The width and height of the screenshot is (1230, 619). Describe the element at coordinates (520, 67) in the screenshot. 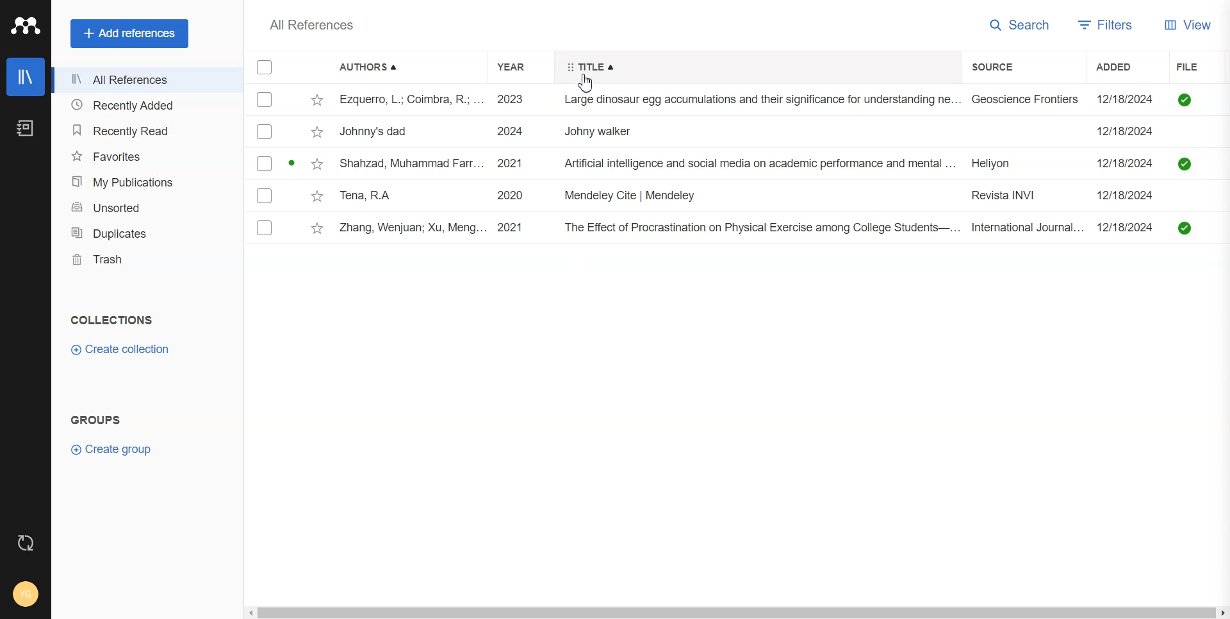

I see `Year` at that location.